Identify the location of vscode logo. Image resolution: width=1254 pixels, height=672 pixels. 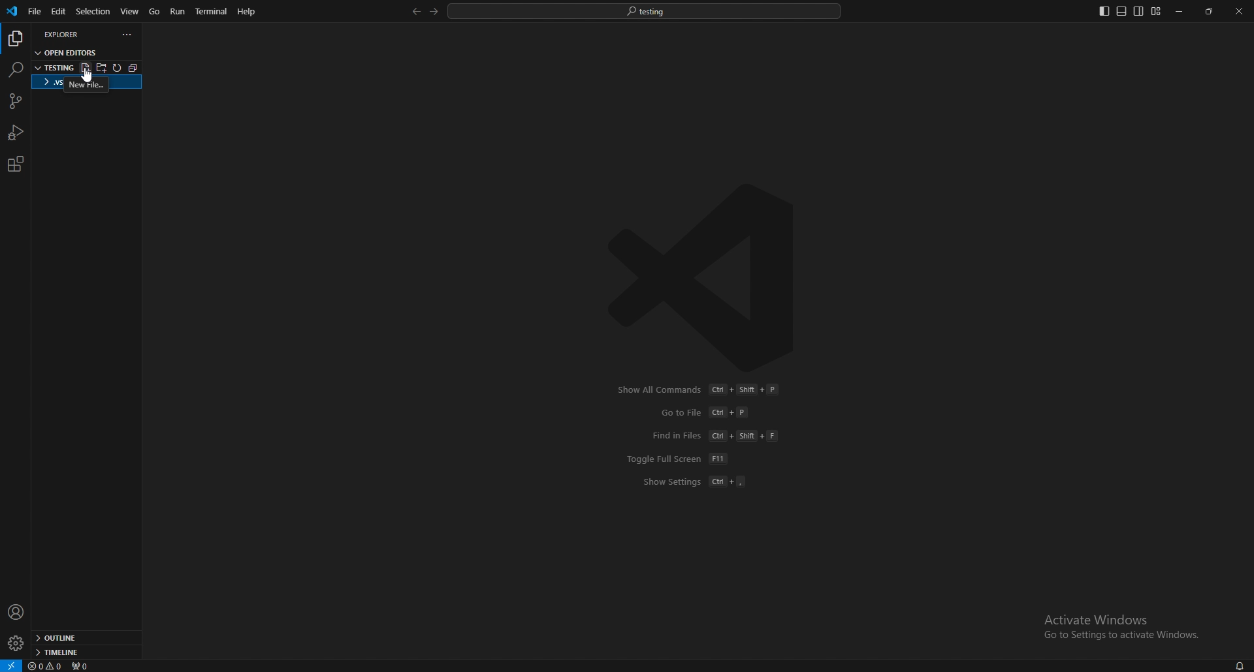
(709, 277).